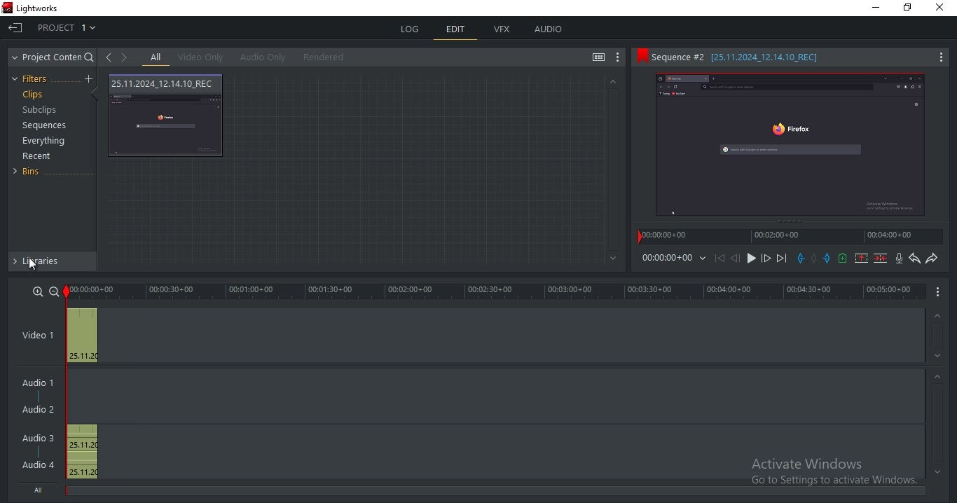  What do you see at coordinates (505, 30) in the screenshot?
I see `vfx` at bounding box center [505, 30].